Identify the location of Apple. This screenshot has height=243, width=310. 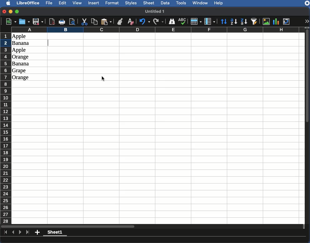
(20, 50).